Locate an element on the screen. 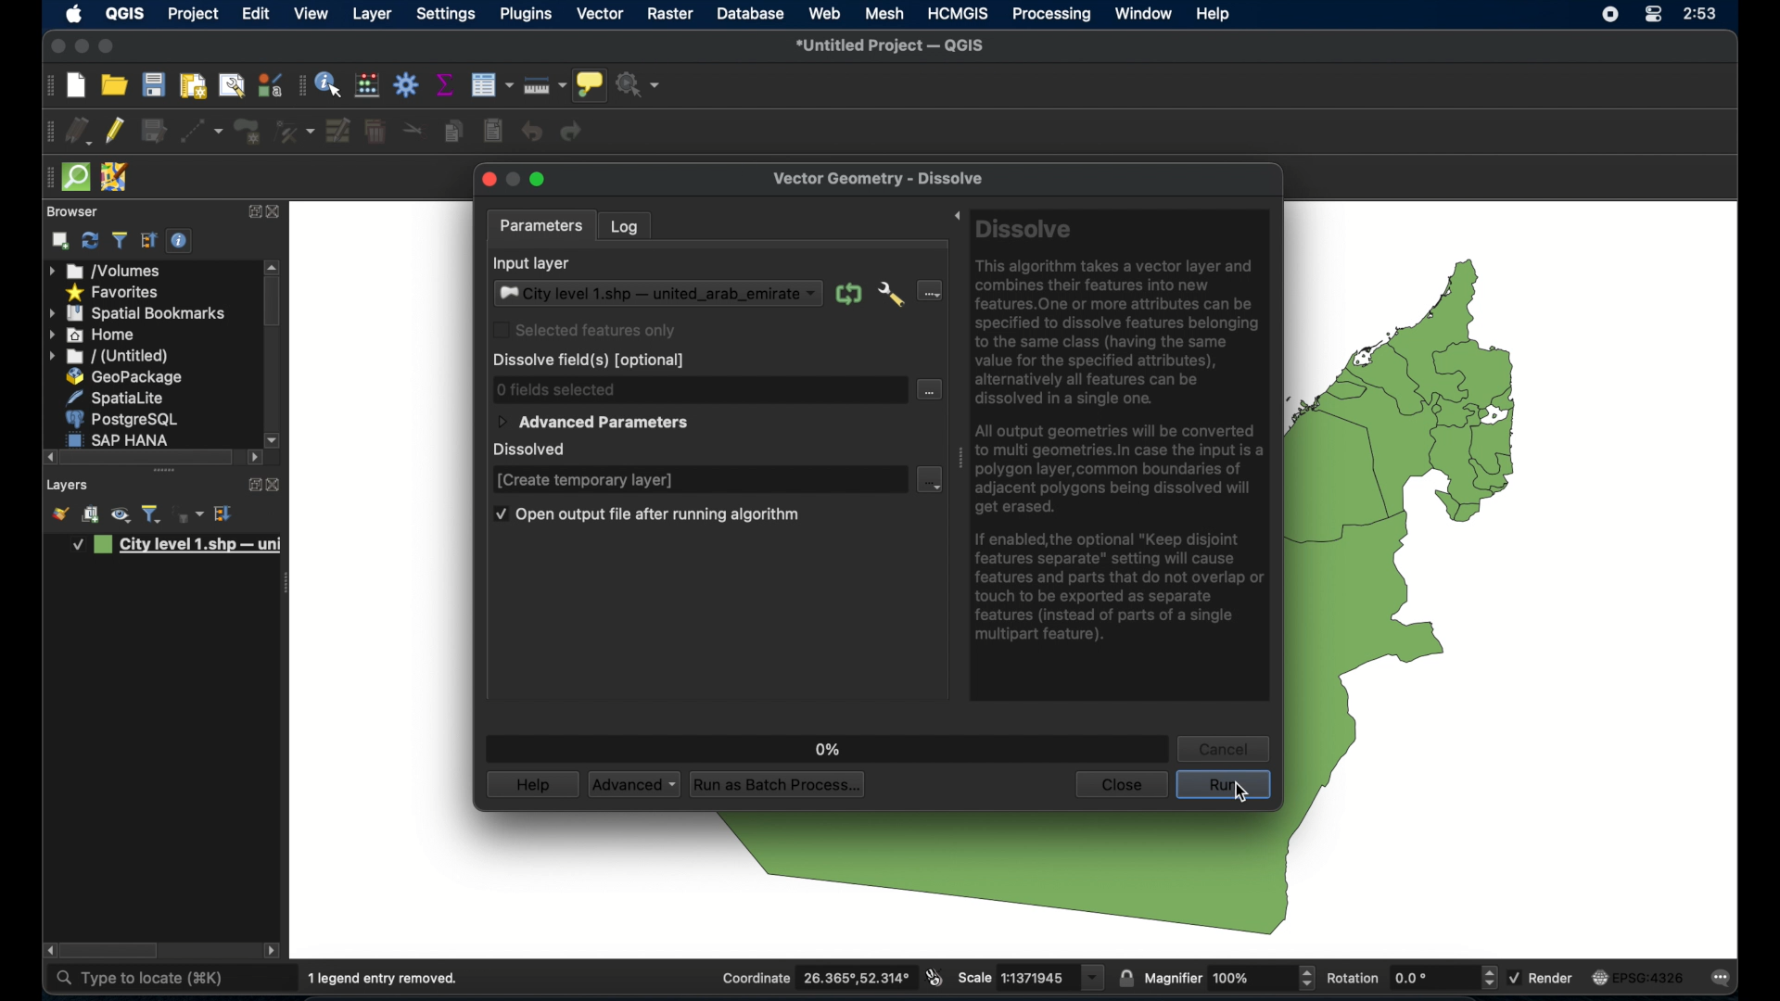 The image size is (1780, 1001). vector geometry - dissolve is located at coordinates (880, 181).